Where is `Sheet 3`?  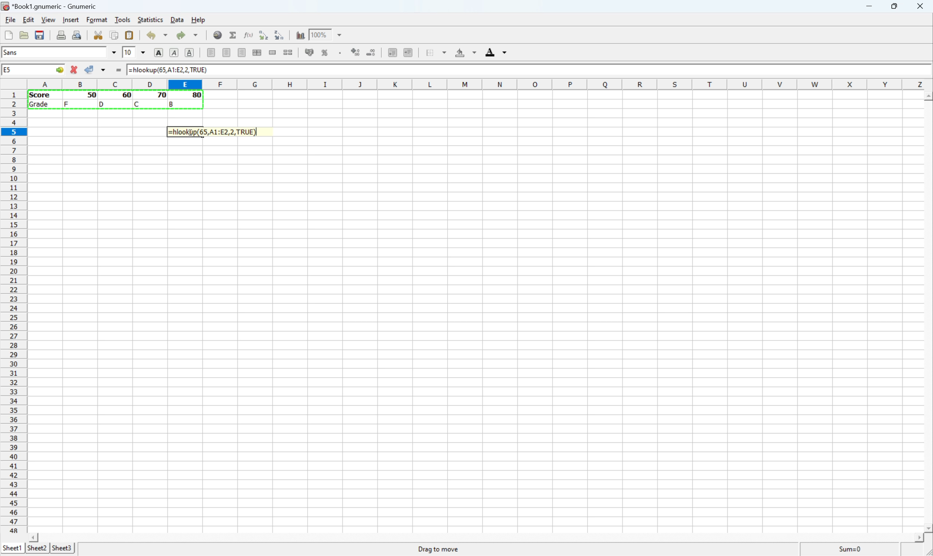
Sheet 3 is located at coordinates (63, 549).